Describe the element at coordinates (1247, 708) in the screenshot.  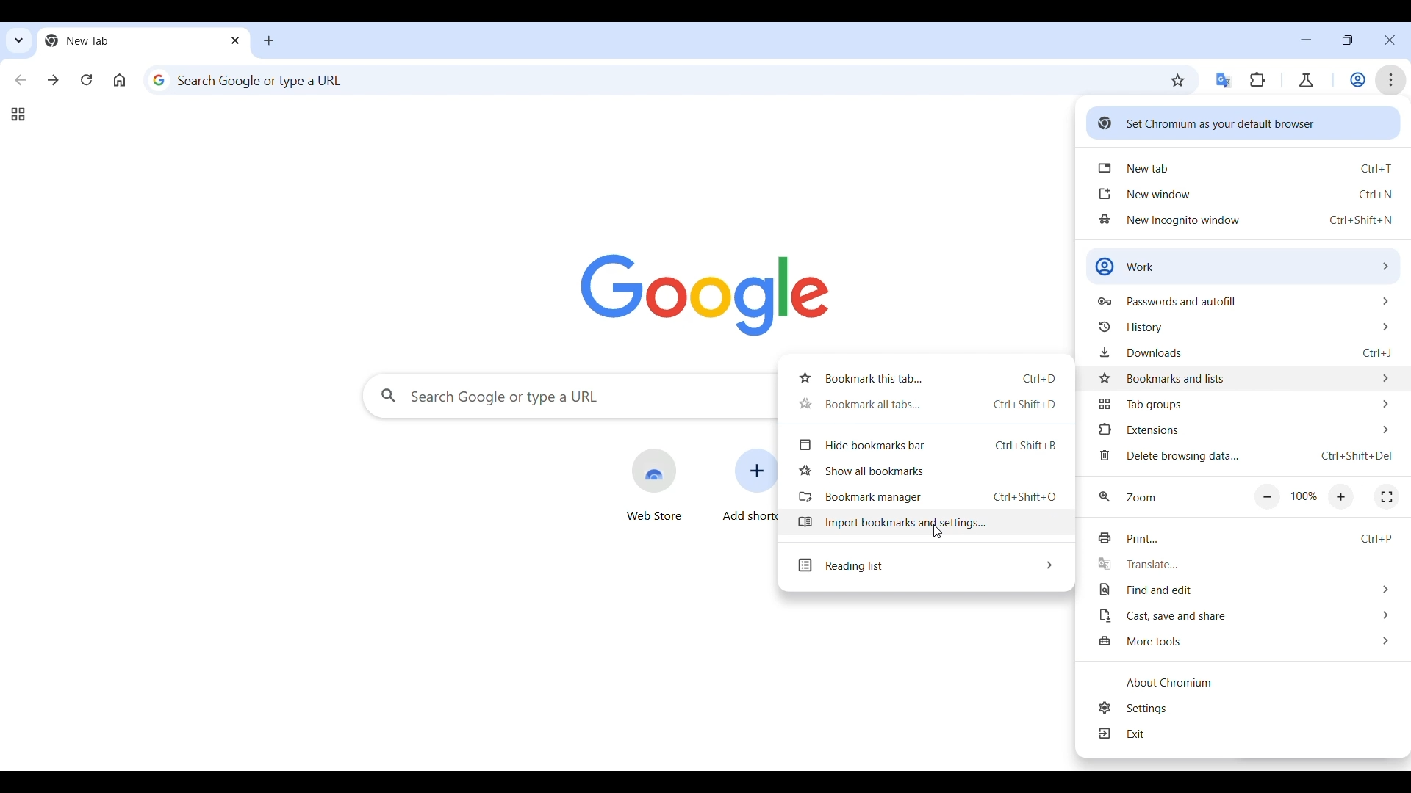
I see `Settings` at that location.